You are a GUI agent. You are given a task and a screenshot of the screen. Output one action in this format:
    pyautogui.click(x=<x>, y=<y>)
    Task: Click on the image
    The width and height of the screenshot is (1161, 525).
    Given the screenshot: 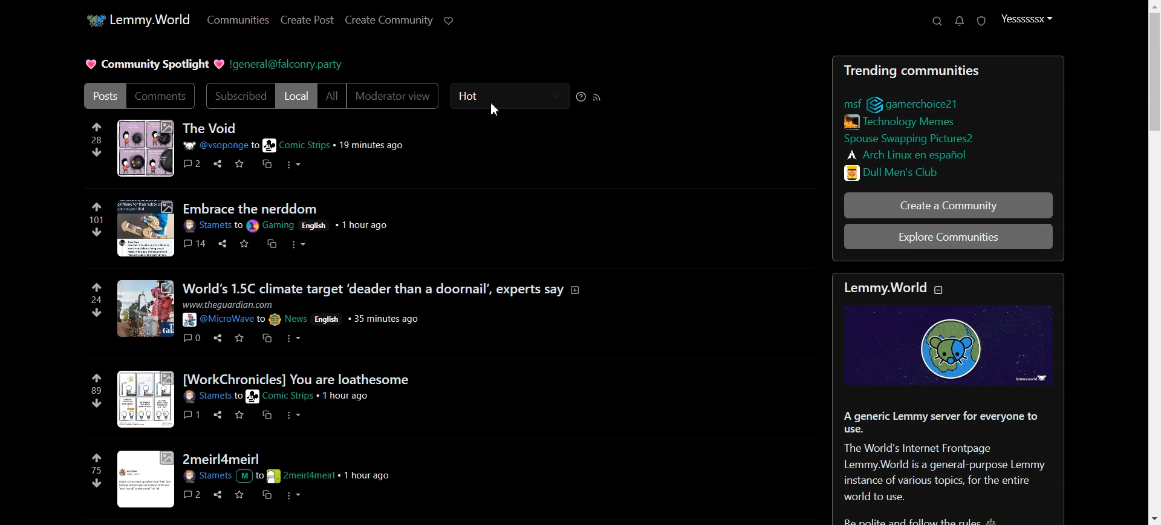 What is the action you would take?
    pyautogui.click(x=145, y=310)
    